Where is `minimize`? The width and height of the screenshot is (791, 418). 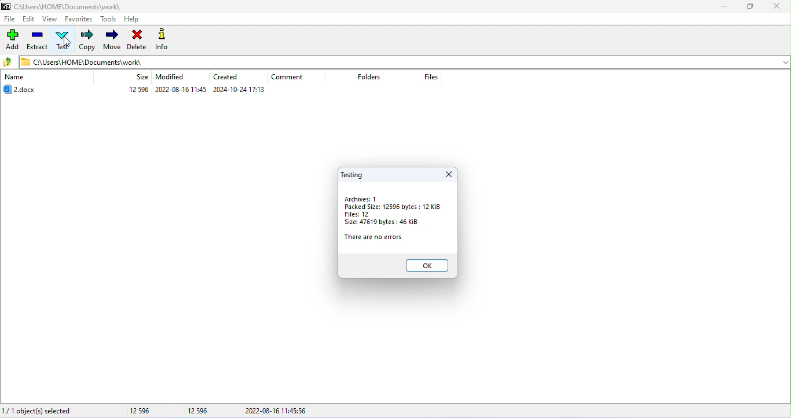
minimize is located at coordinates (725, 8).